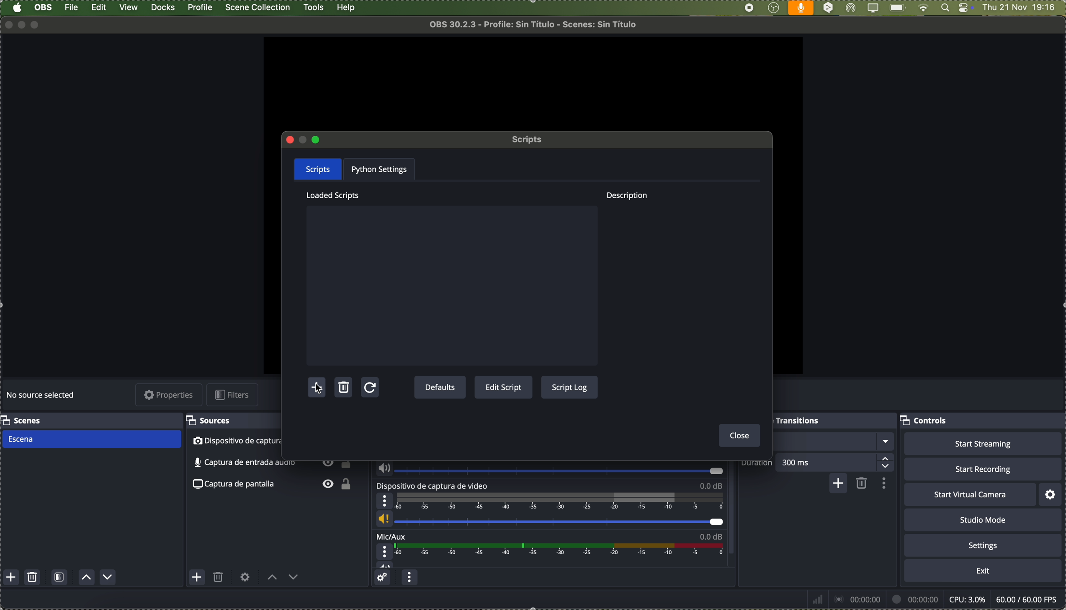 Image resolution: width=1066 pixels, height=610 pixels. I want to click on scroll bar, so click(735, 511).